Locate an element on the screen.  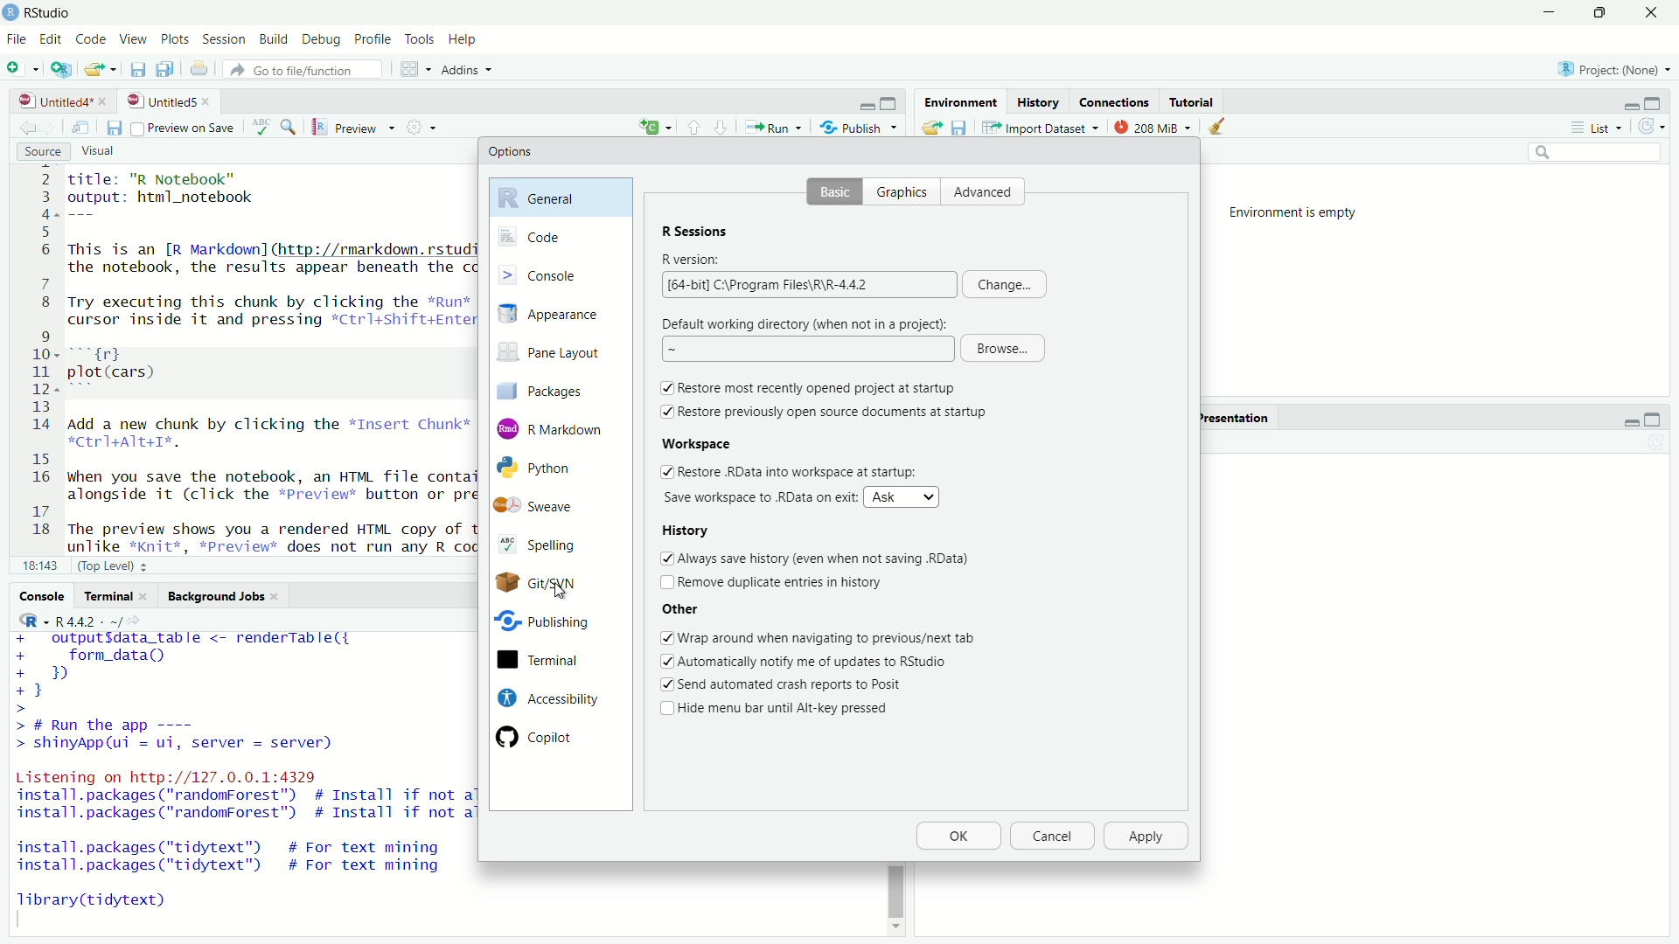
Default working directory (when not in a project): is located at coordinates (806, 323).